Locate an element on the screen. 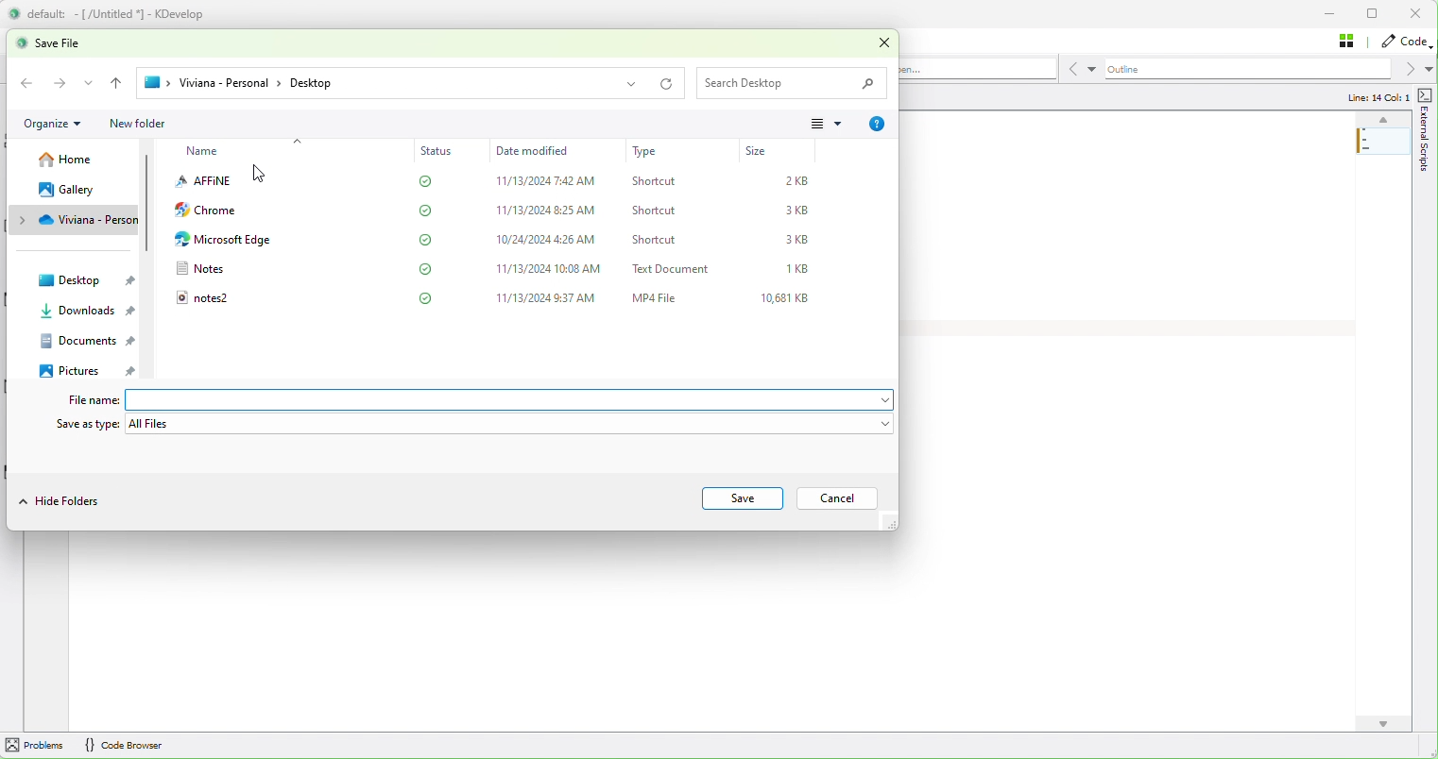  scrollbar is located at coordinates (148, 249).